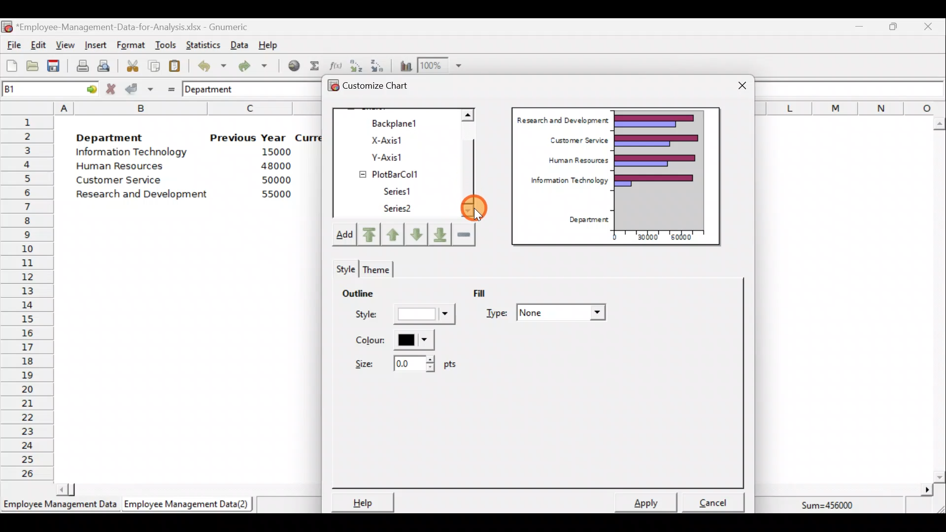 This screenshot has height=532, width=946. What do you see at coordinates (416, 234) in the screenshot?
I see `Move down` at bounding box center [416, 234].